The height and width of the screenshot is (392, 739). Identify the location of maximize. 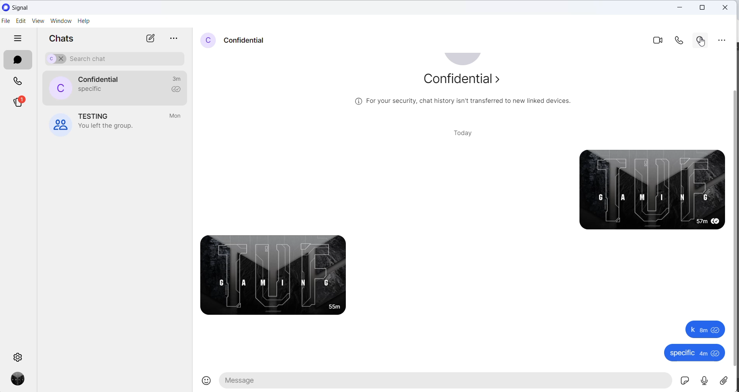
(703, 8).